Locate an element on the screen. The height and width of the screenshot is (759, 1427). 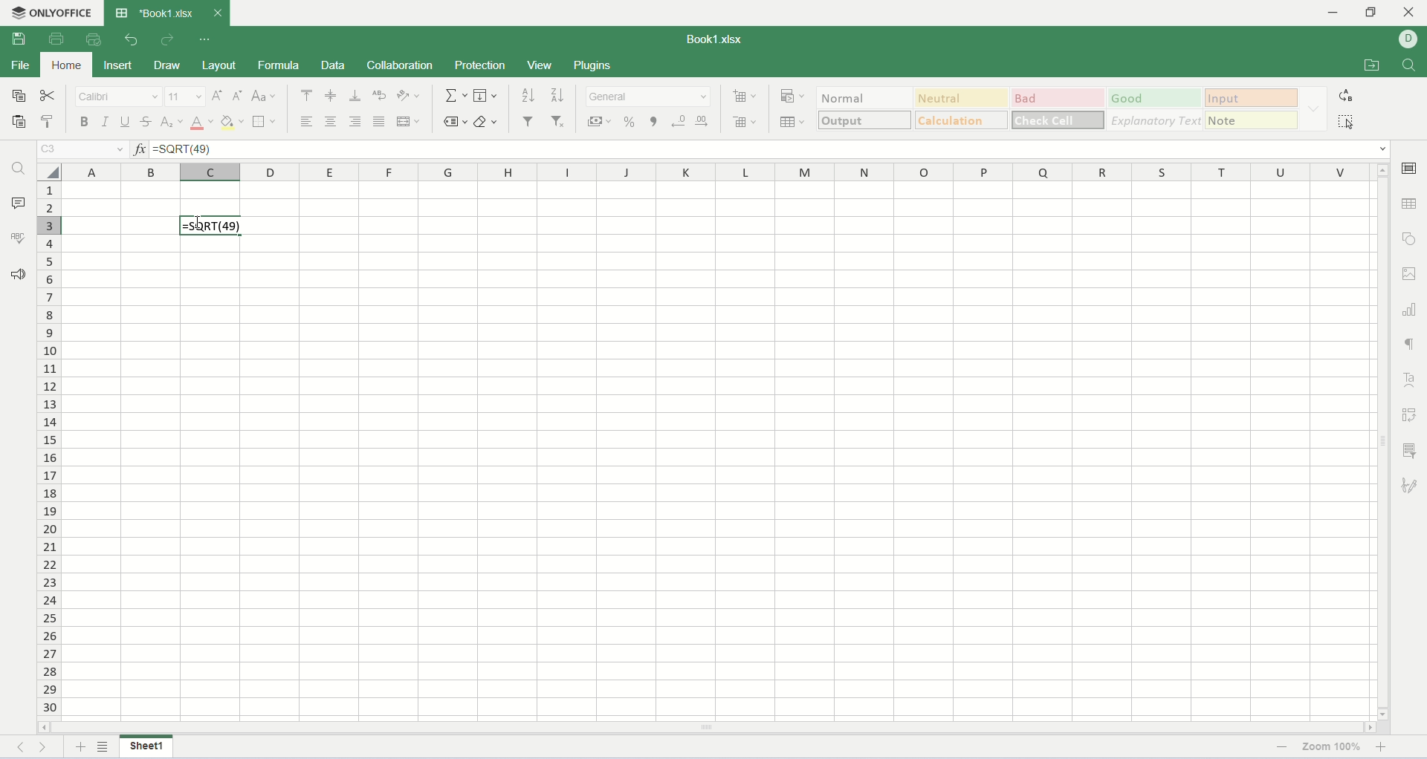
named ranges is located at coordinates (456, 123).